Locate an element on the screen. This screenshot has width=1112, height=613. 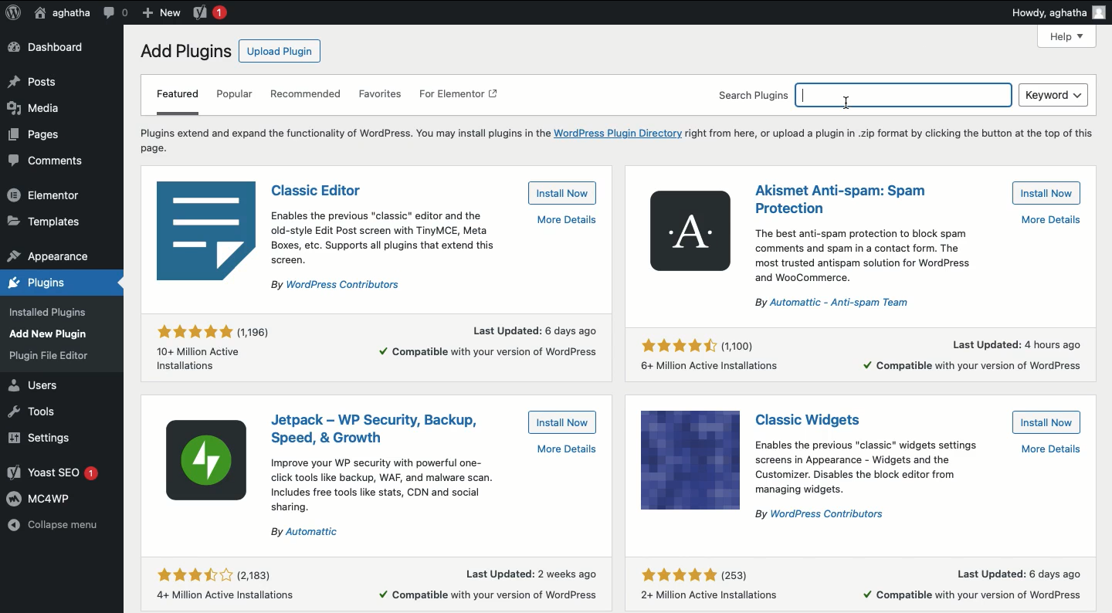
Install now is located at coordinates (1048, 193).